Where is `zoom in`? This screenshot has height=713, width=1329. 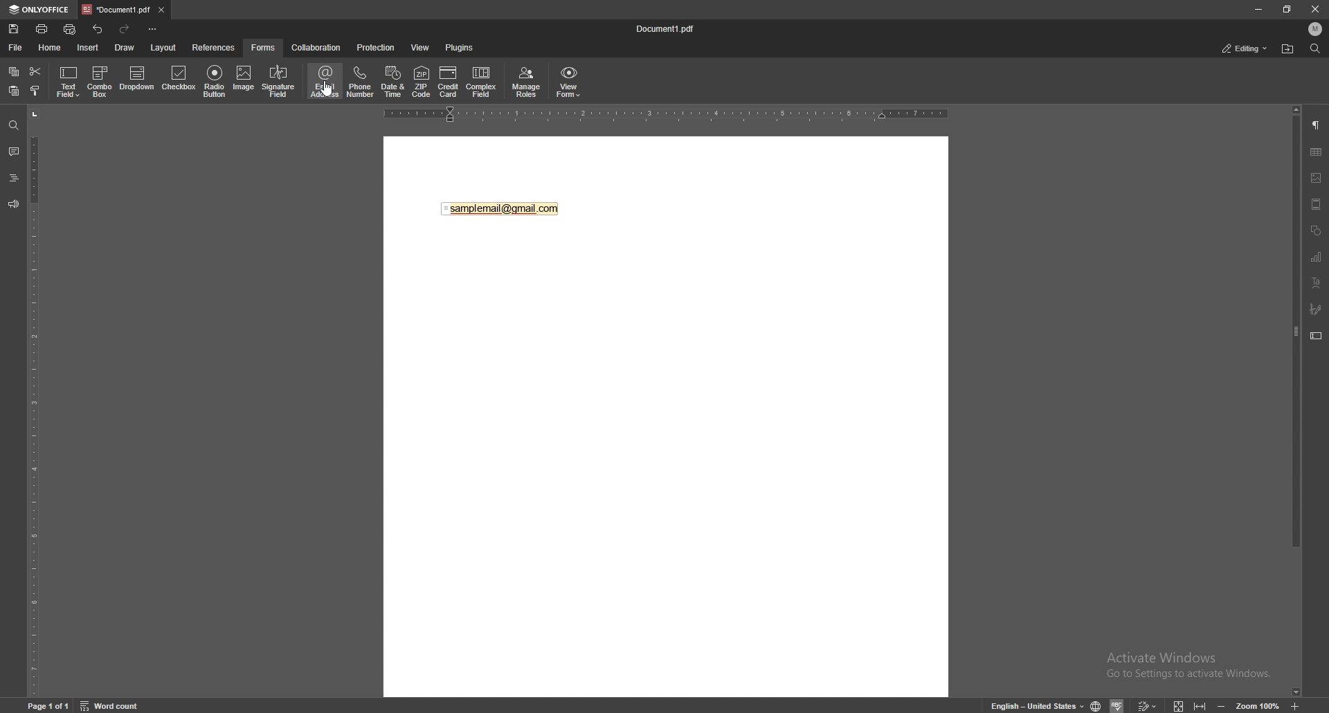
zoom in is located at coordinates (1295, 703).